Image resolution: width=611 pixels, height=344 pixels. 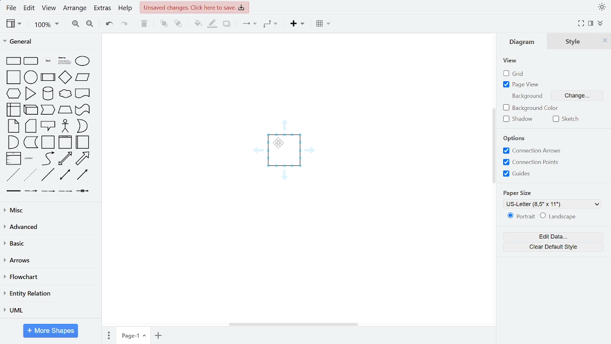 I want to click on insert, so click(x=296, y=24).